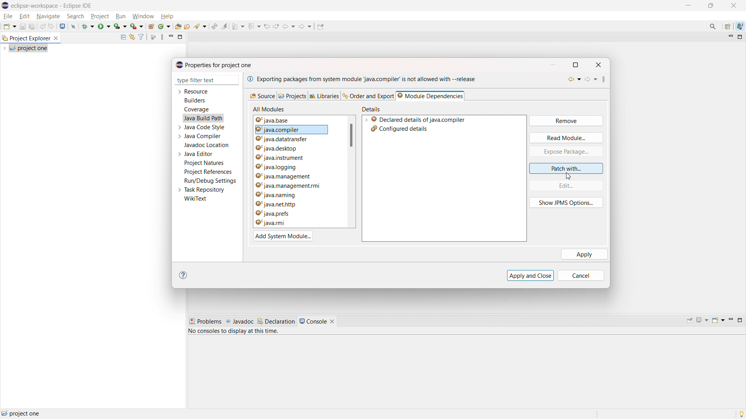 This screenshot has width=746, height=419. I want to click on use last tool, so click(136, 26).